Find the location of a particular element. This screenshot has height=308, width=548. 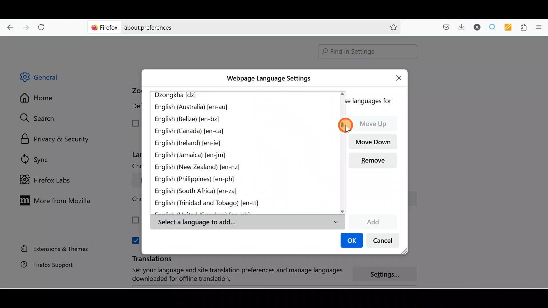

Cancel is located at coordinates (384, 242).